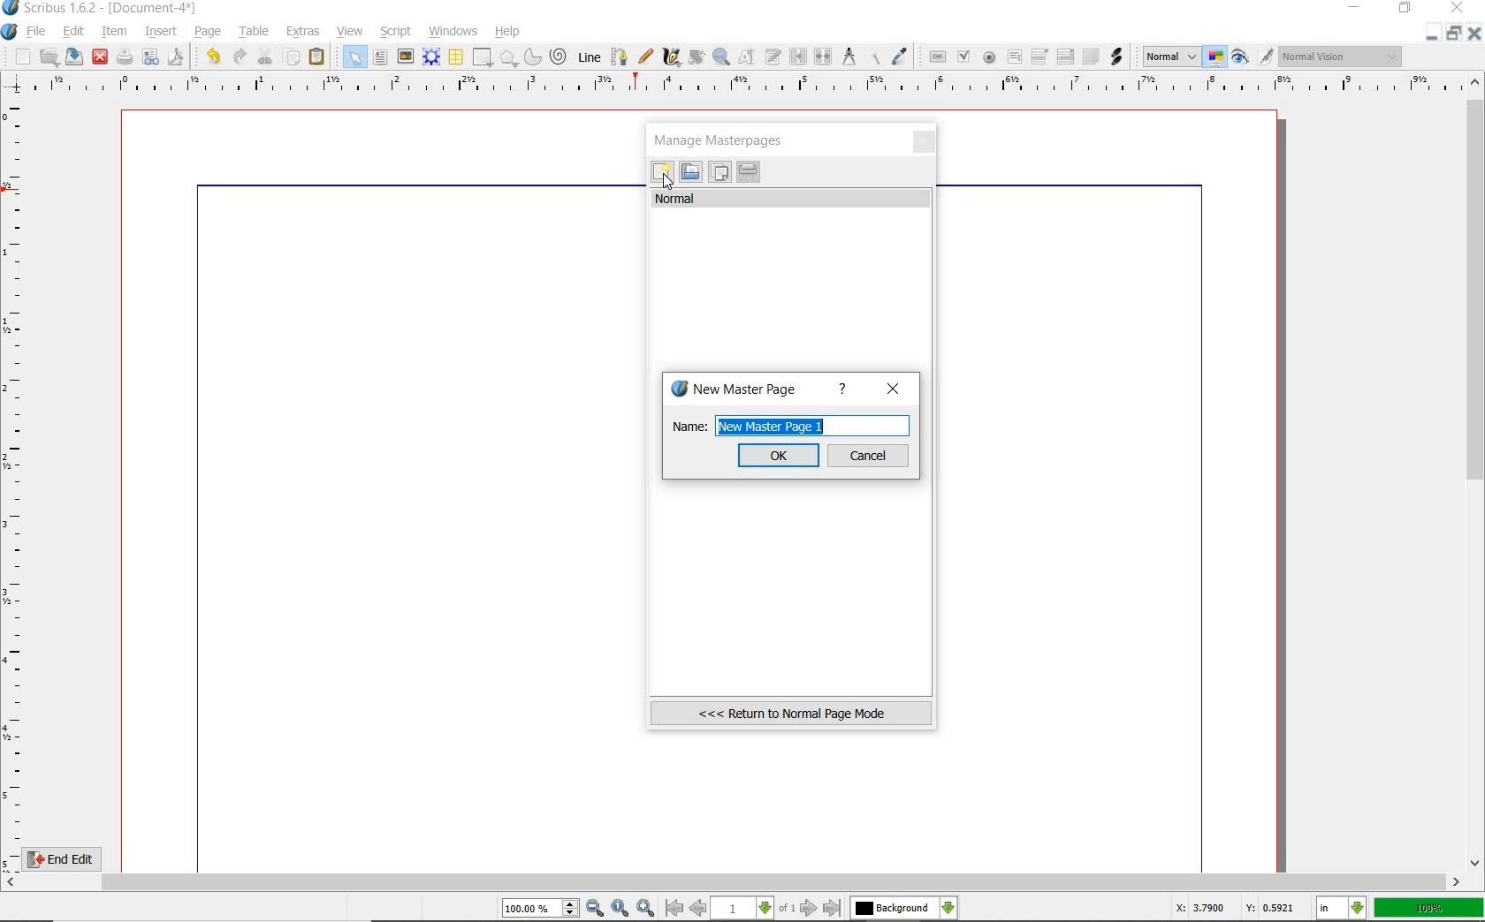 This screenshot has height=922, width=1485. What do you see at coordinates (1090, 57) in the screenshot?
I see `text annotation` at bounding box center [1090, 57].